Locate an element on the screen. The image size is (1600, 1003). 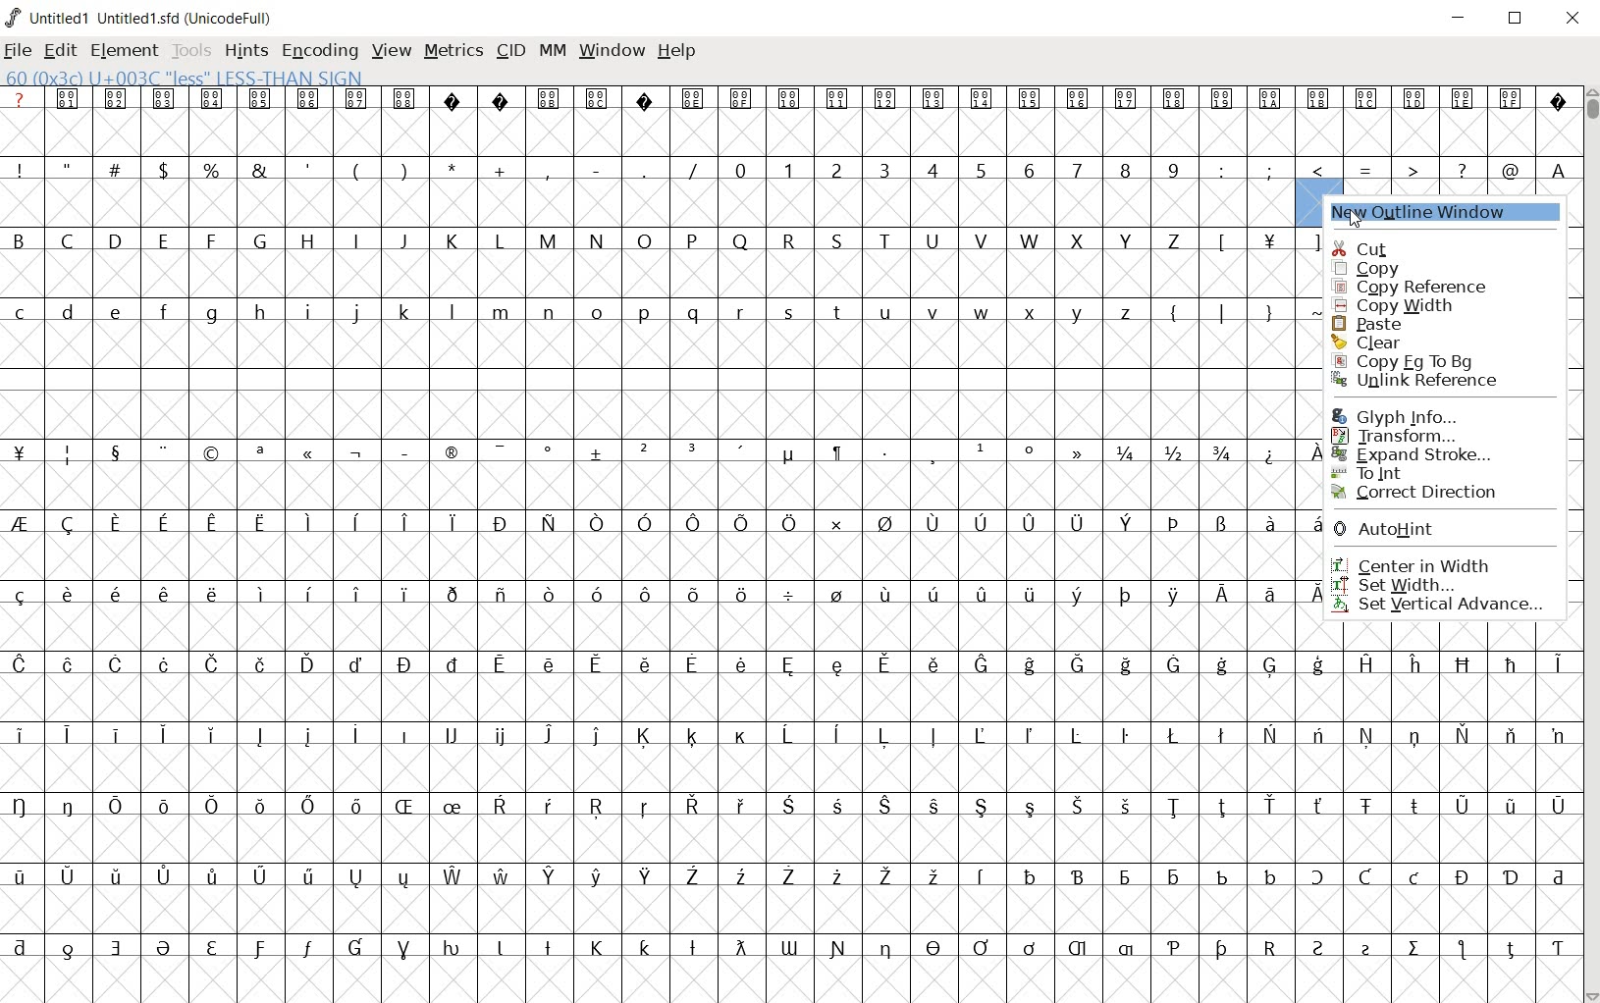
window is located at coordinates (612, 52).